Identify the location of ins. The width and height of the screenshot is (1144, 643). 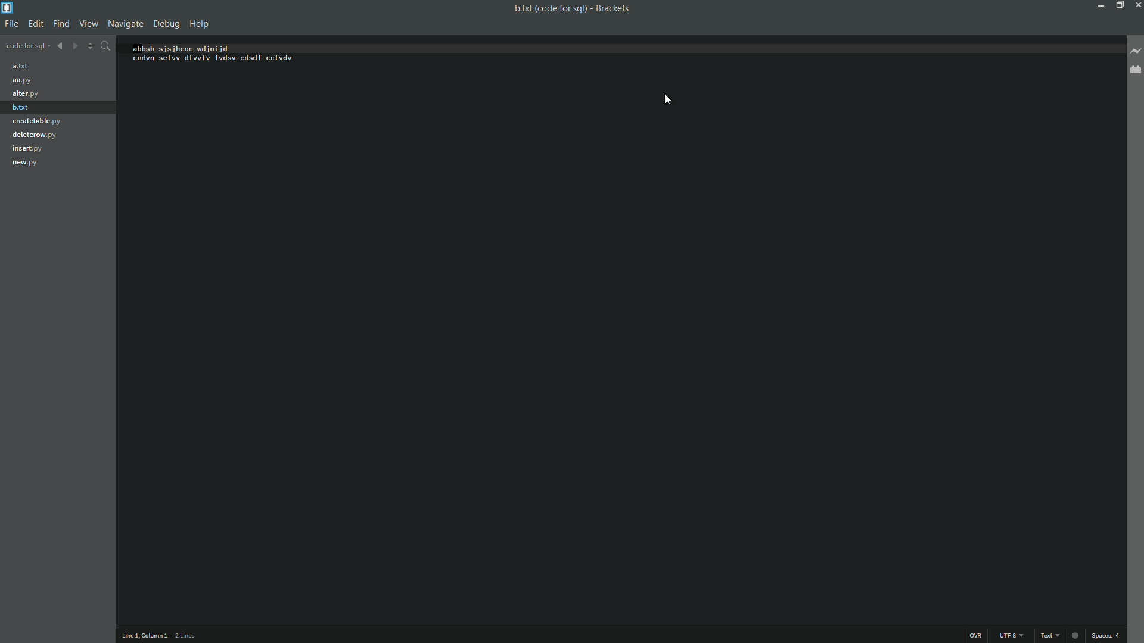
(977, 635).